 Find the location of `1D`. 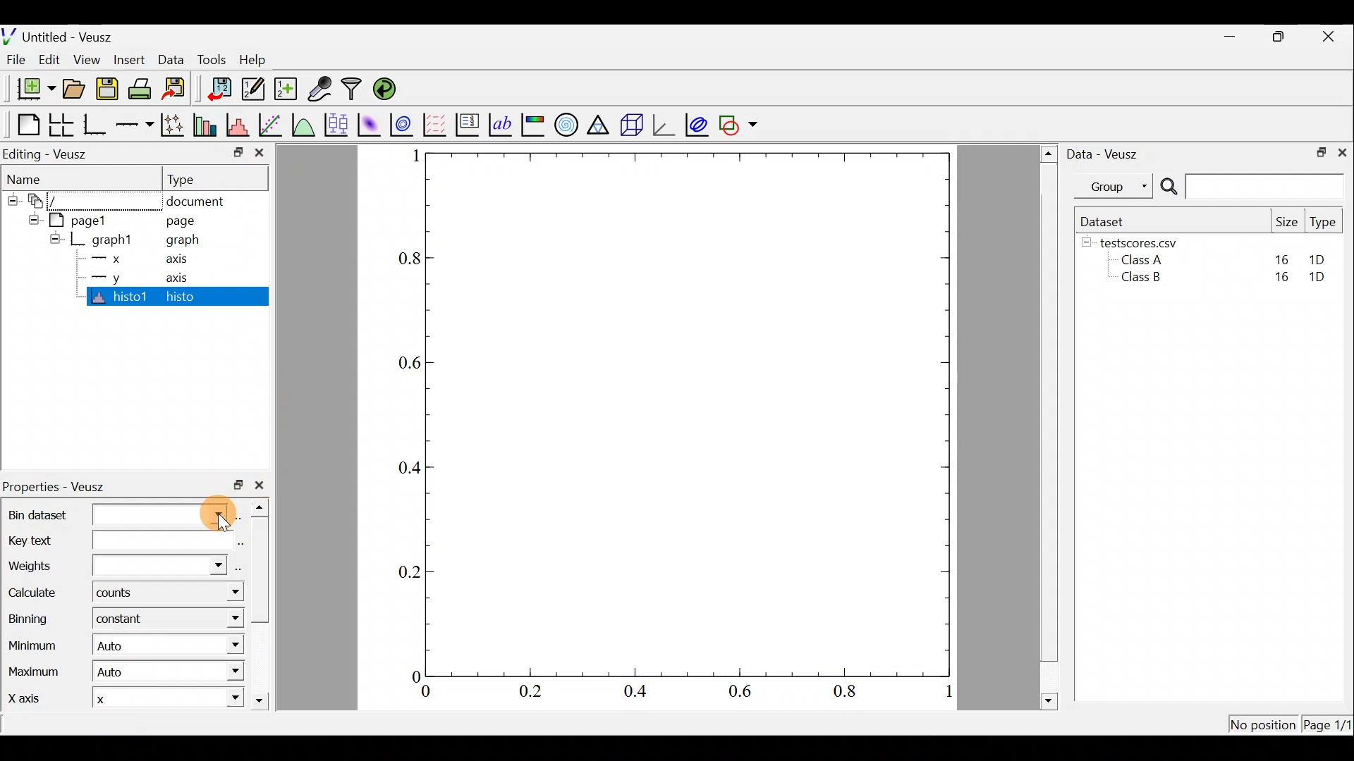

1D is located at coordinates (1323, 278).